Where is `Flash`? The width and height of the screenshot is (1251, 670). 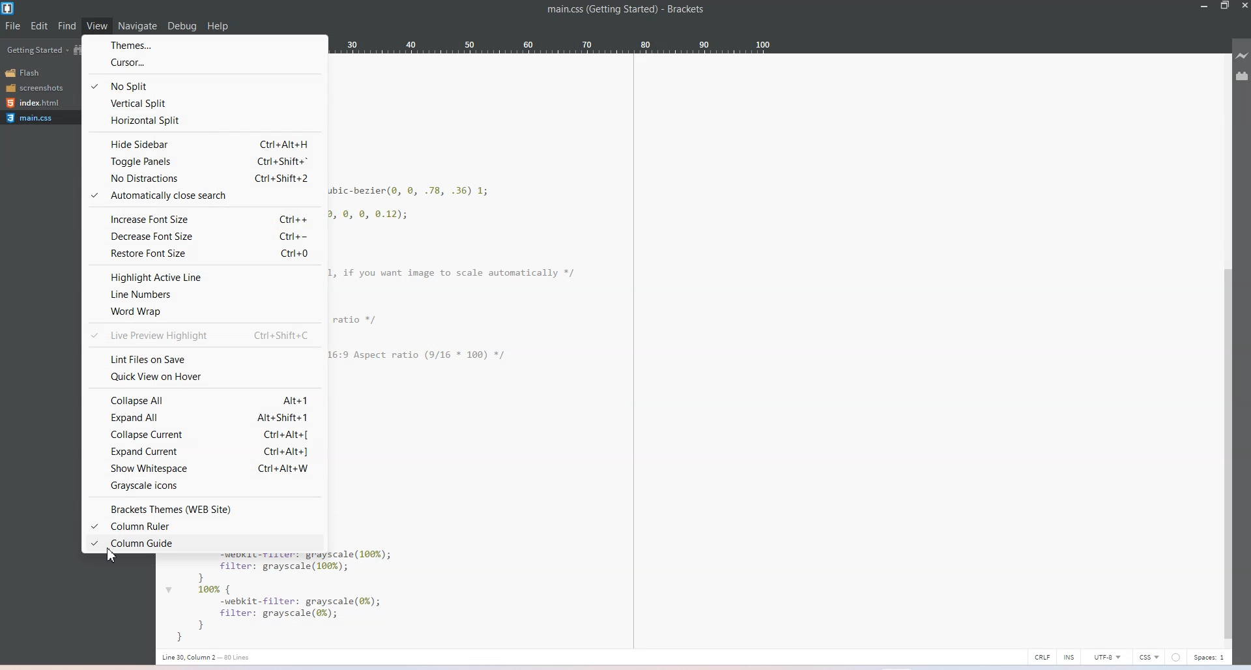 Flash is located at coordinates (39, 72).